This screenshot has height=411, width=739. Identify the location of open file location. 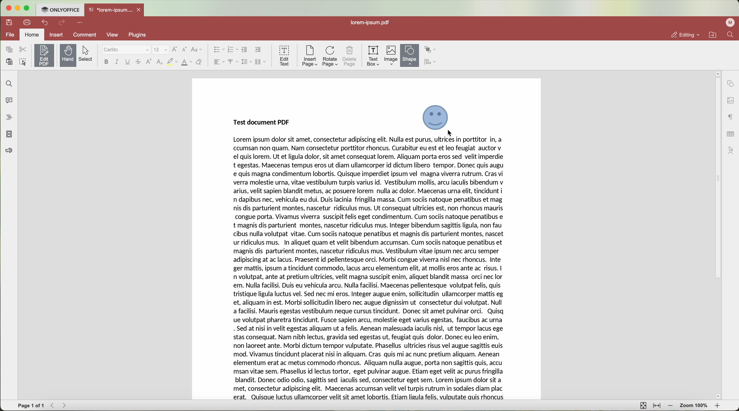
(713, 35).